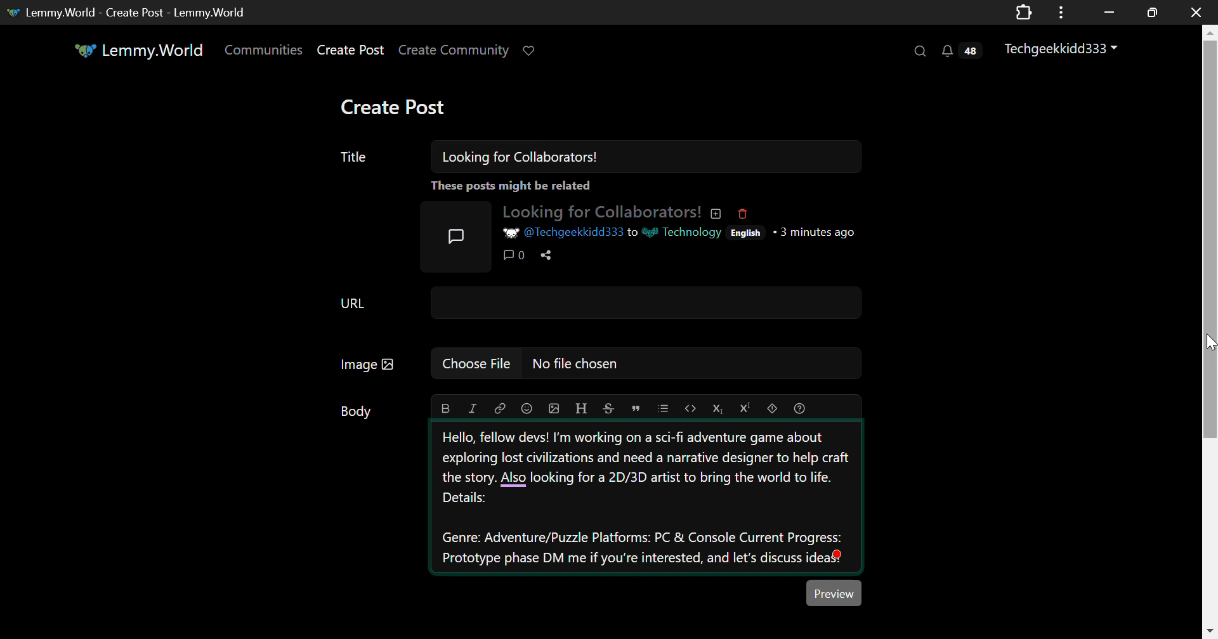 The width and height of the screenshot is (1218, 639). What do you see at coordinates (530, 51) in the screenshot?
I see `Donate to Lemmy` at bounding box center [530, 51].